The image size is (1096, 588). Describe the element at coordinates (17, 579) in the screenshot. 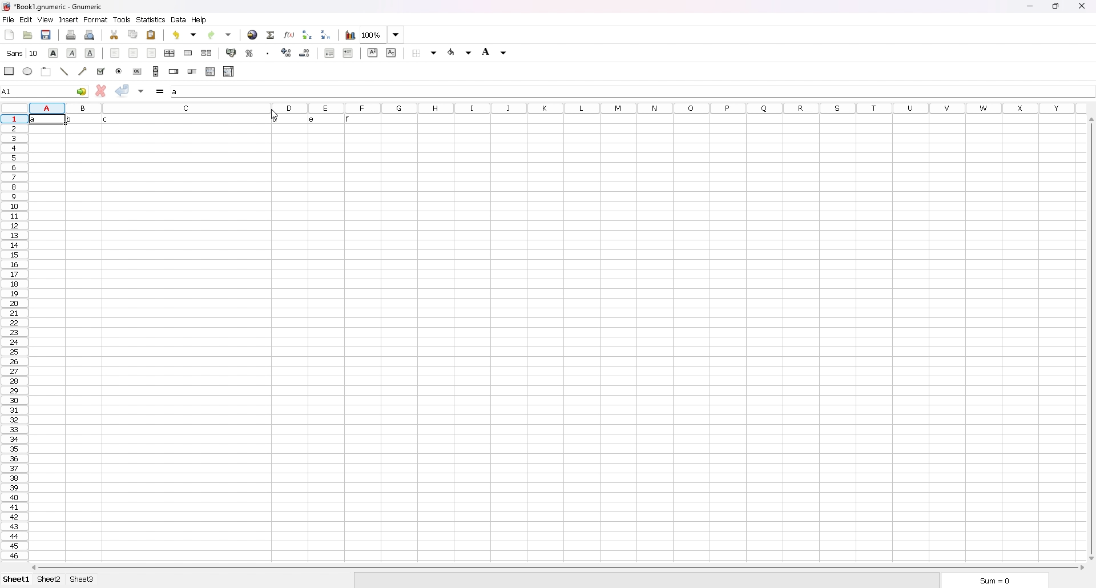

I see `sheet 1` at that location.